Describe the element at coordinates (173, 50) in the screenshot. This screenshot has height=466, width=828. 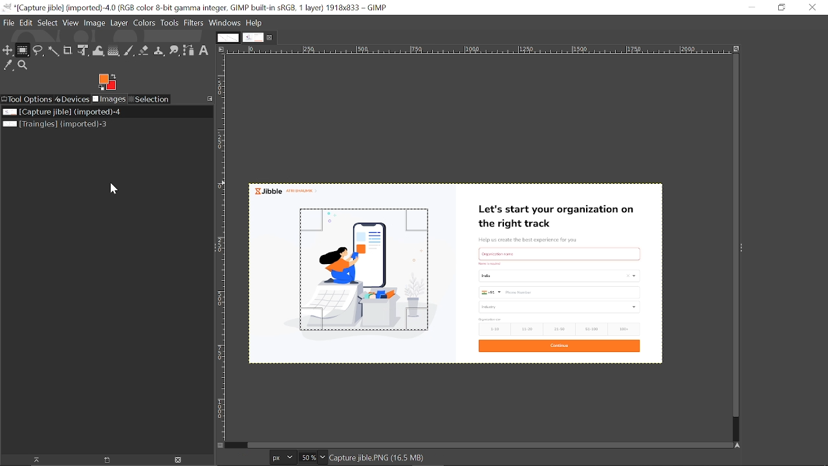
I see `Smudge tool` at that location.